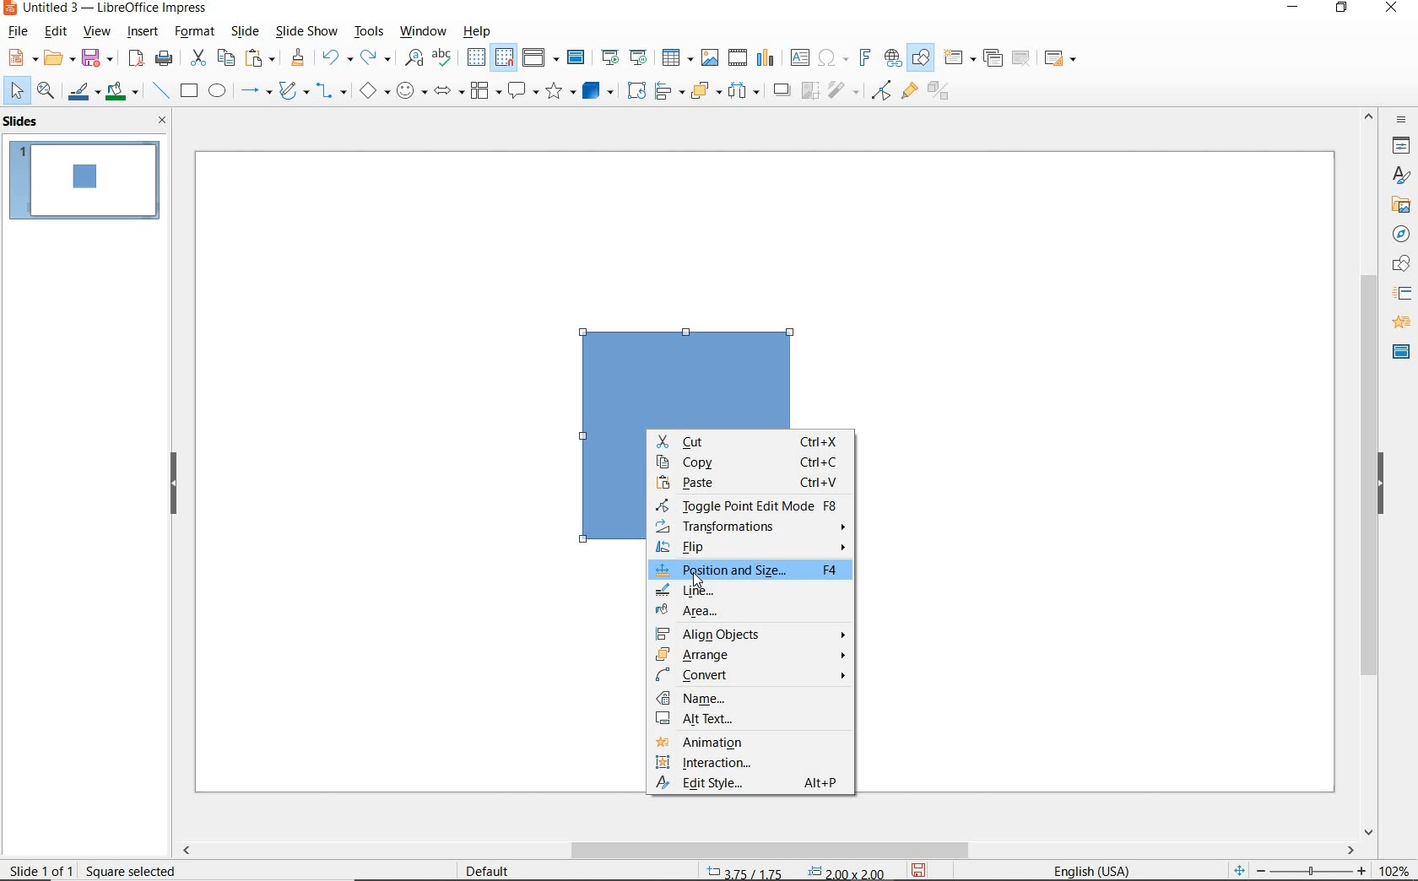 The height and width of the screenshot is (881, 1418). What do you see at coordinates (1369, 473) in the screenshot?
I see `scrollbar` at bounding box center [1369, 473].